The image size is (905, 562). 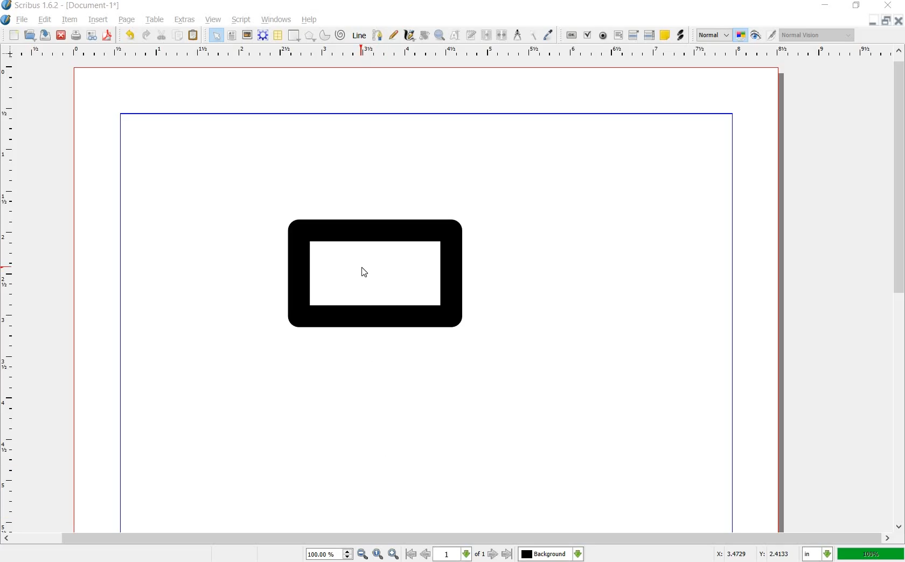 What do you see at coordinates (376, 36) in the screenshot?
I see `bezier curve` at bounding box center [376, 36].